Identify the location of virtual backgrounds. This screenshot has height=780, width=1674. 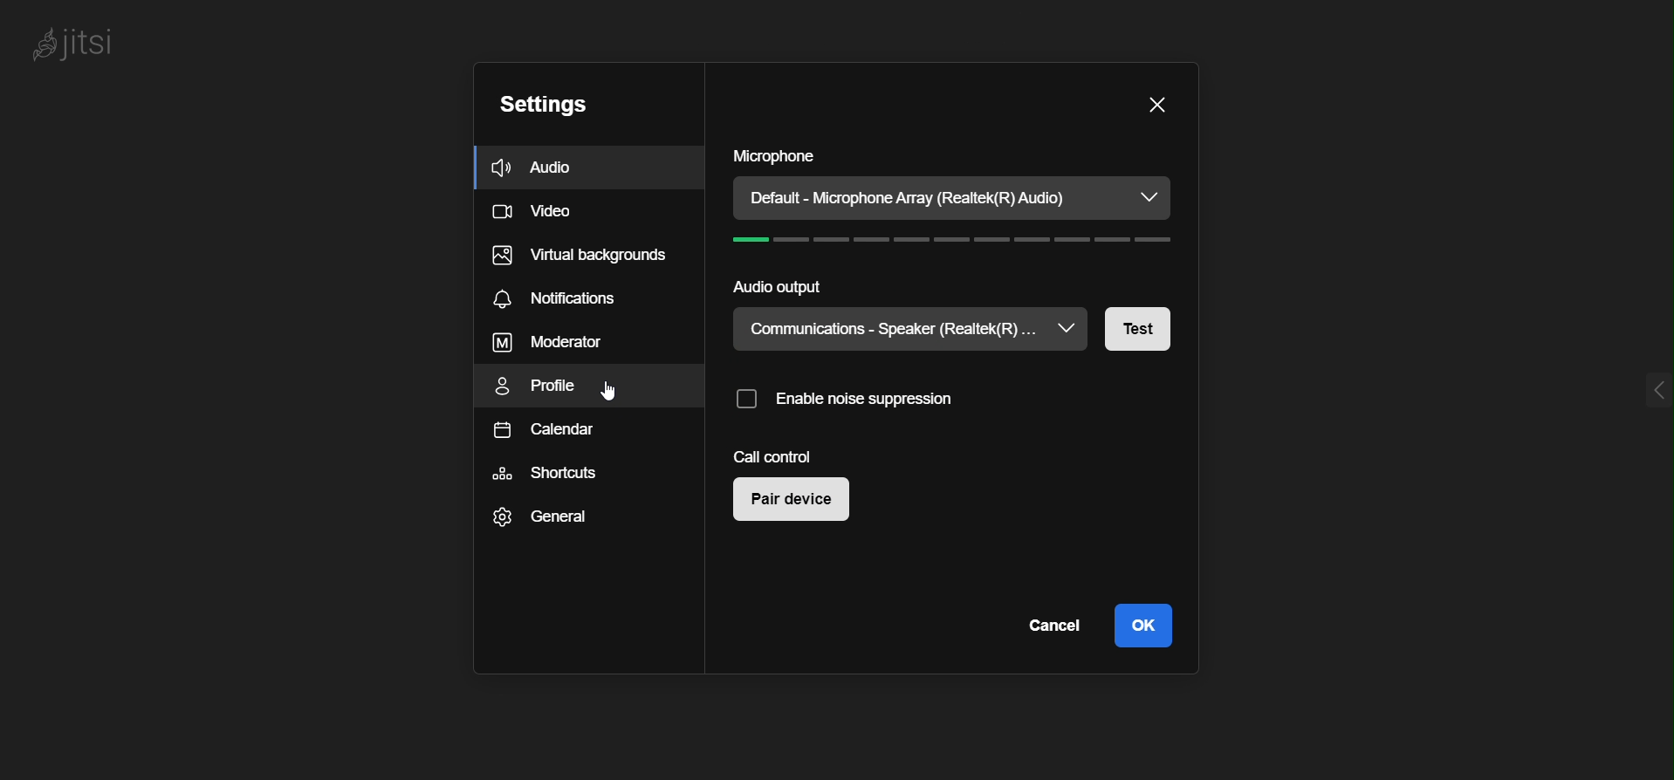
(585, 257).